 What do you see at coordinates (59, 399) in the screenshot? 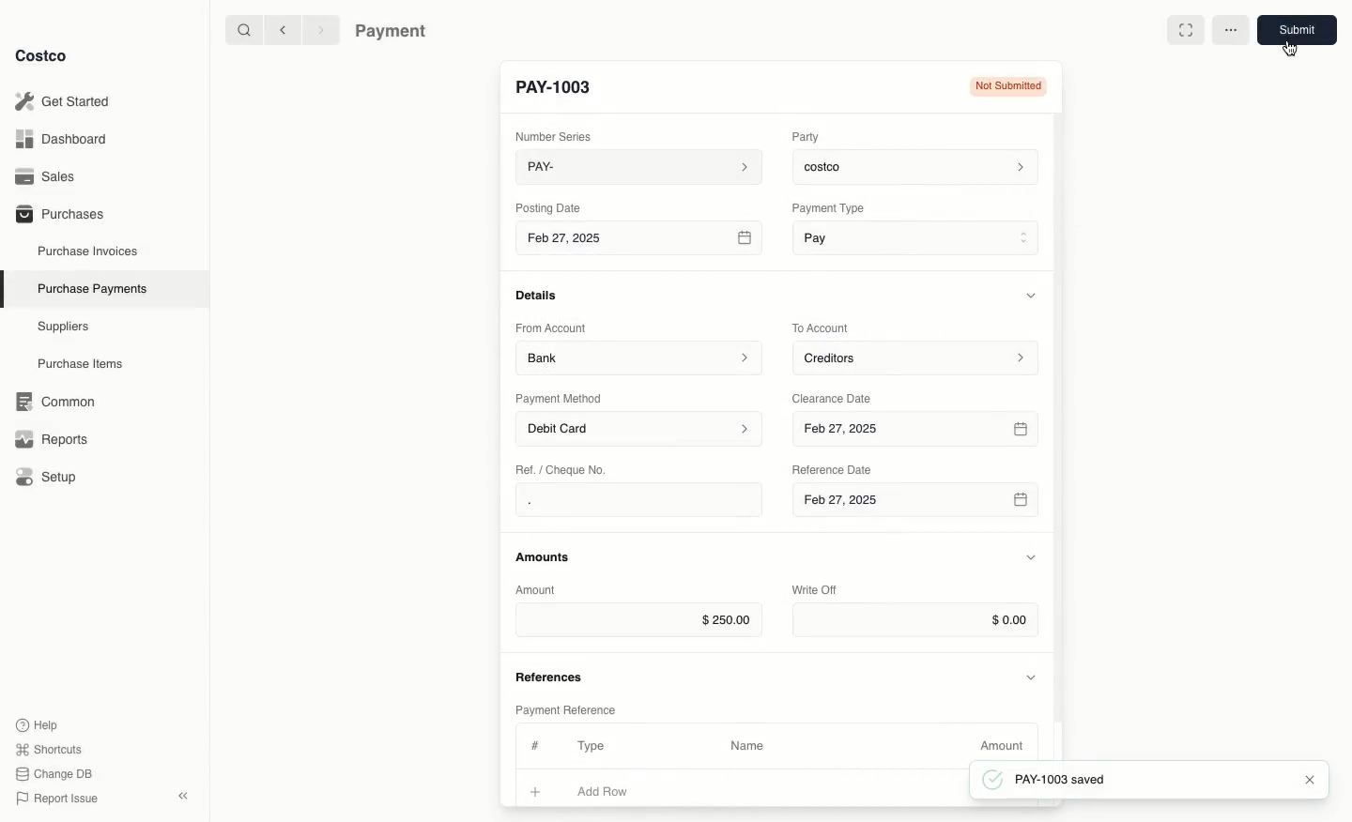
I see `‘Common` at bounding box center [59, 399].